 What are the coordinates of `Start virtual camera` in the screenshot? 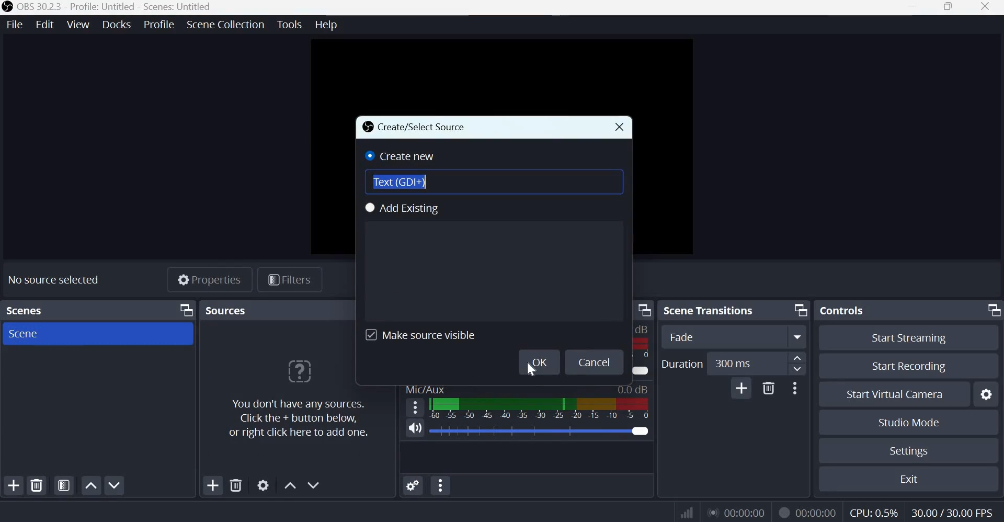 It's located at (899, 394).